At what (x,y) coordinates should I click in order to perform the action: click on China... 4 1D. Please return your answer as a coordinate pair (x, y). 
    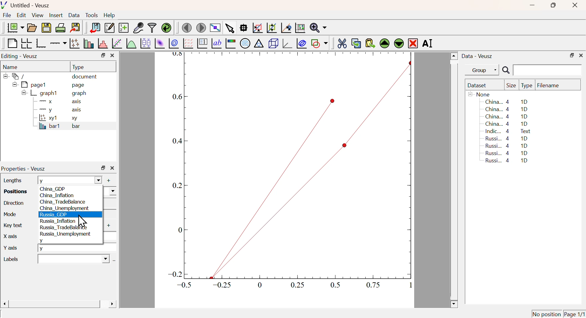
    Looking at the image, I should click on (507, 117).